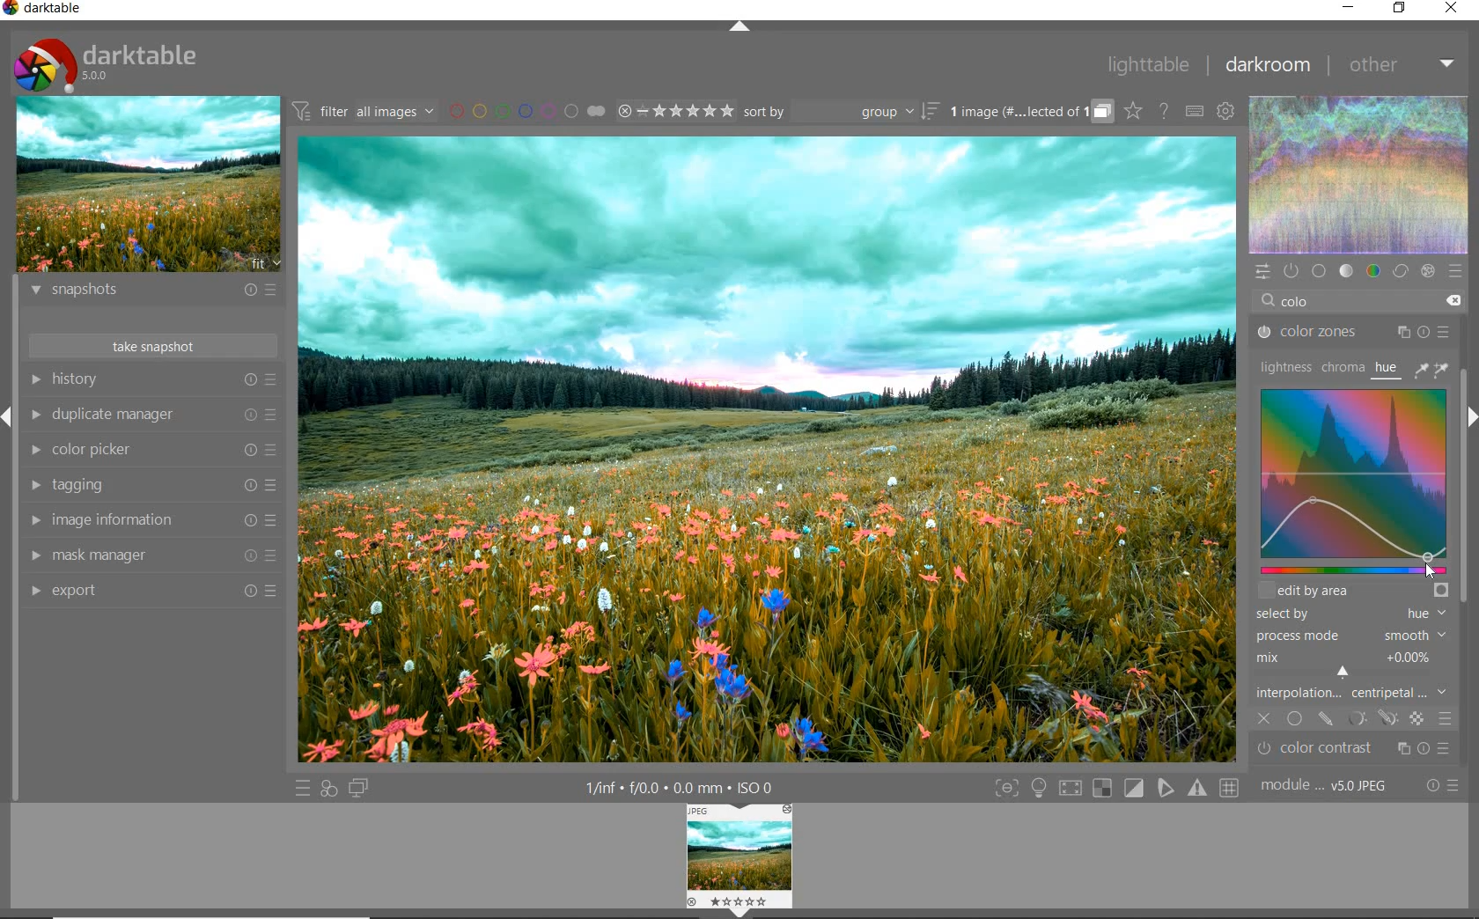 This screenshot has height=919, width=1479. I want to click on image information, so click(150, 521).